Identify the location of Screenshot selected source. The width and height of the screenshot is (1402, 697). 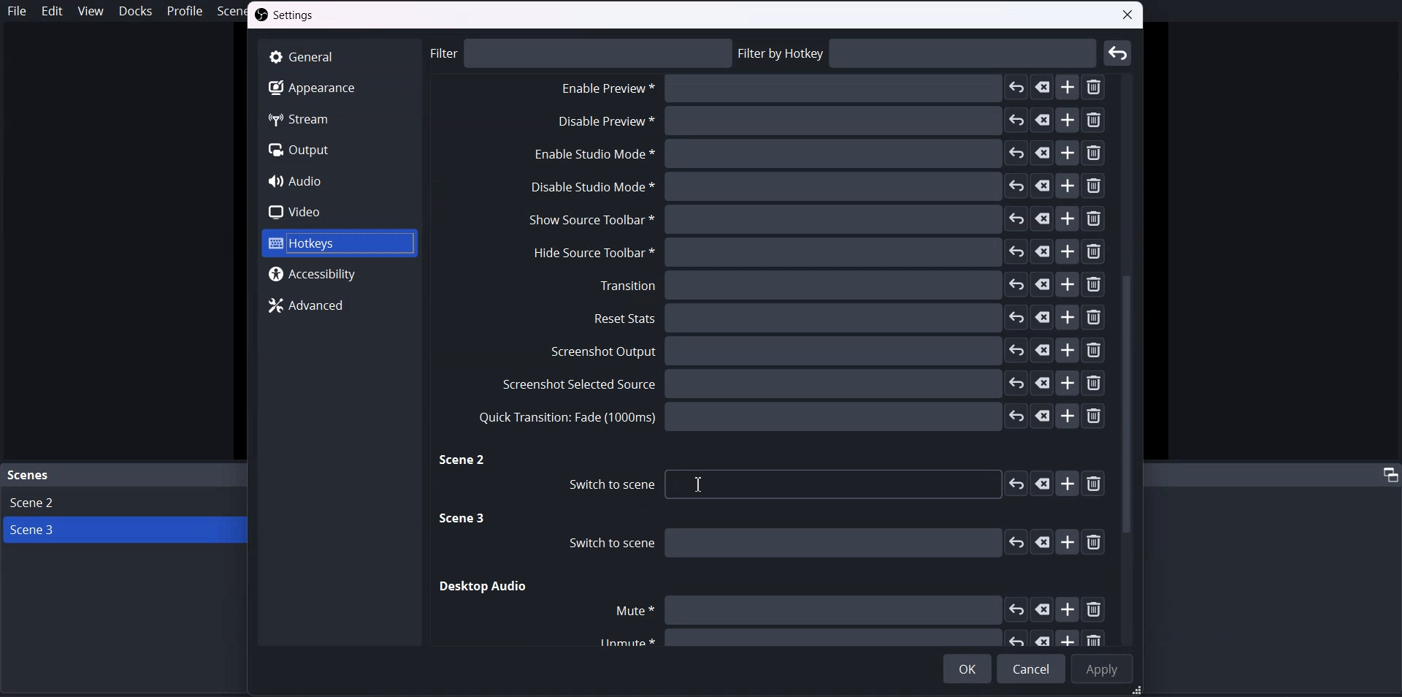
(800, 383).